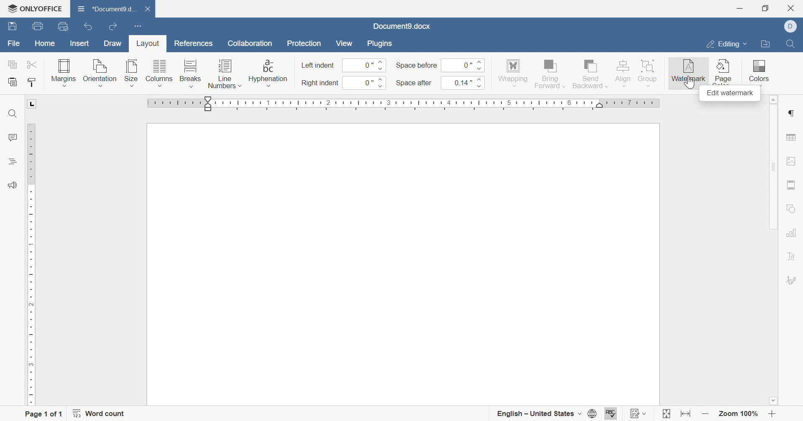 The image size is (803, 421). I want to click on fit to width, so click(684, 416).